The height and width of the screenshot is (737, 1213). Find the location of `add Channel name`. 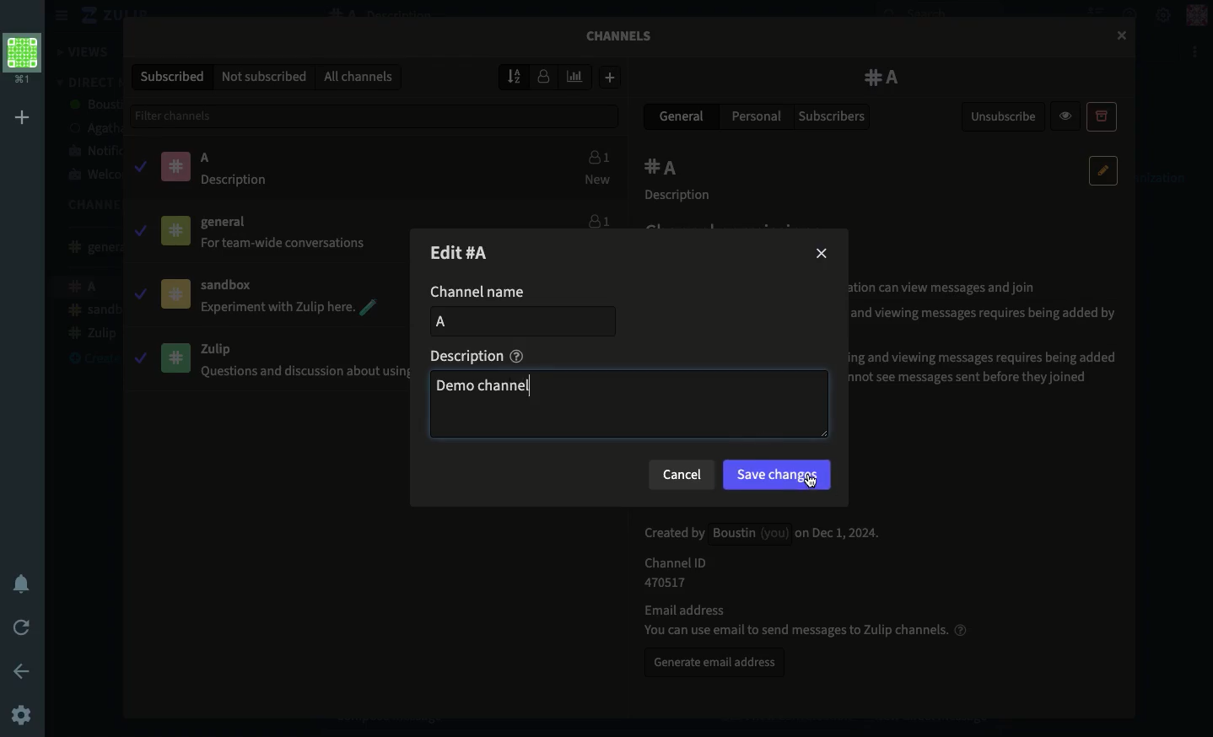

add Channel name is located at coordinates (519, 323).